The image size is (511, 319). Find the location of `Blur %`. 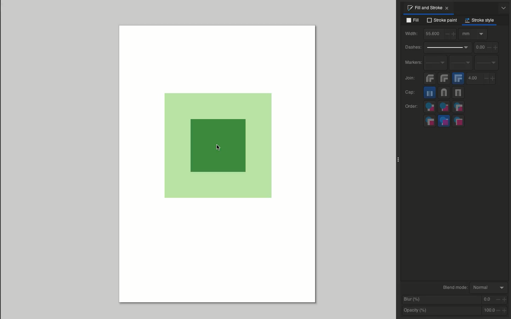

Blur % is located at coordinates (441, 300).